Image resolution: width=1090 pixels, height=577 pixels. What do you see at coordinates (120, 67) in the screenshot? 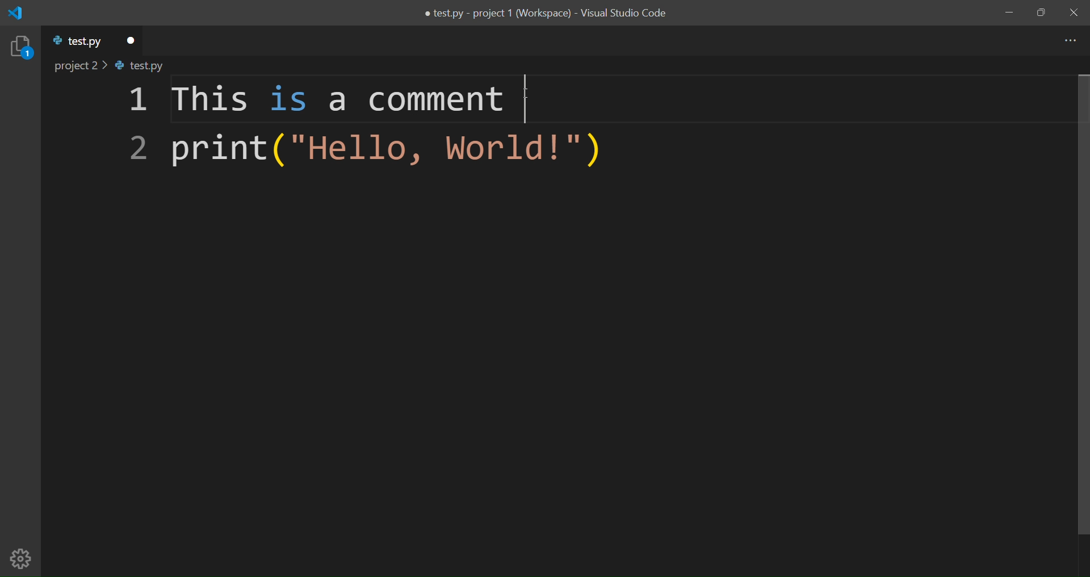
I see `path` at bounding box center [120, 67].